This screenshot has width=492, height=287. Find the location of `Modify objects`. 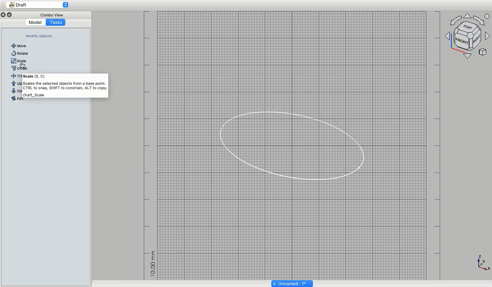

Modify objects is located at coordinates (41, 37).